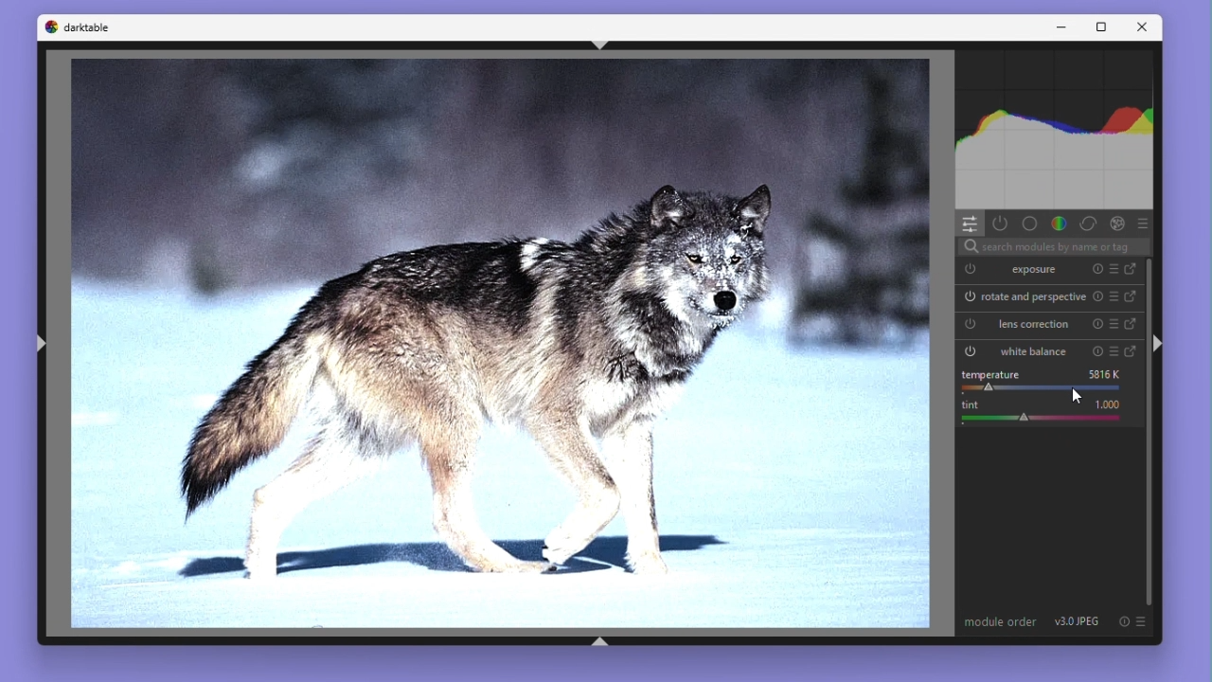 Image resolution: width=1212 pixels, height=682 pixels. I want to click on Correct, so click(1088, 223).